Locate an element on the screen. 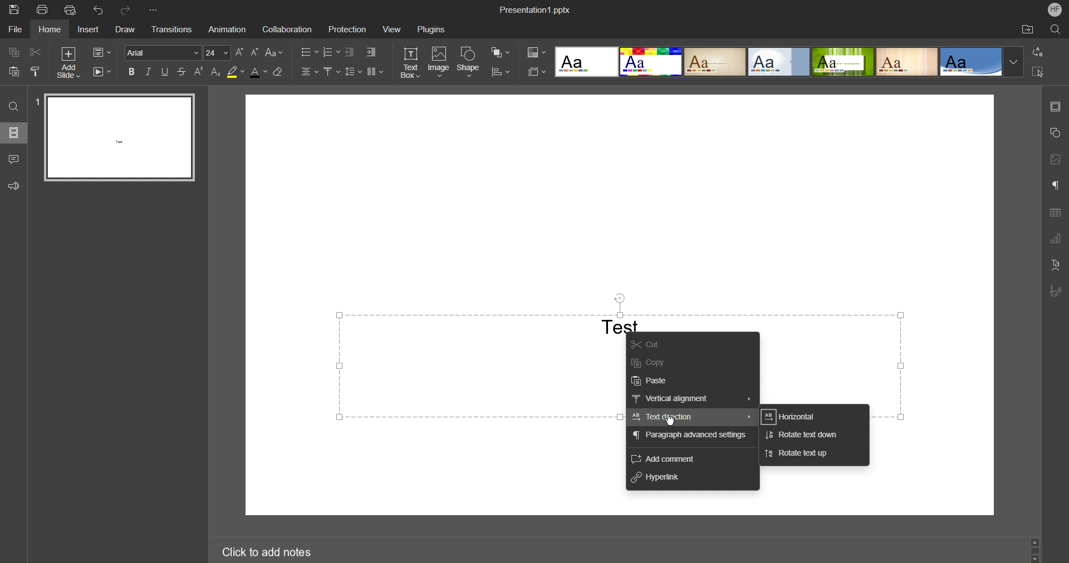 The width and height of the screenshot is (1069, 563). Search is located at coordinates (13, 103).